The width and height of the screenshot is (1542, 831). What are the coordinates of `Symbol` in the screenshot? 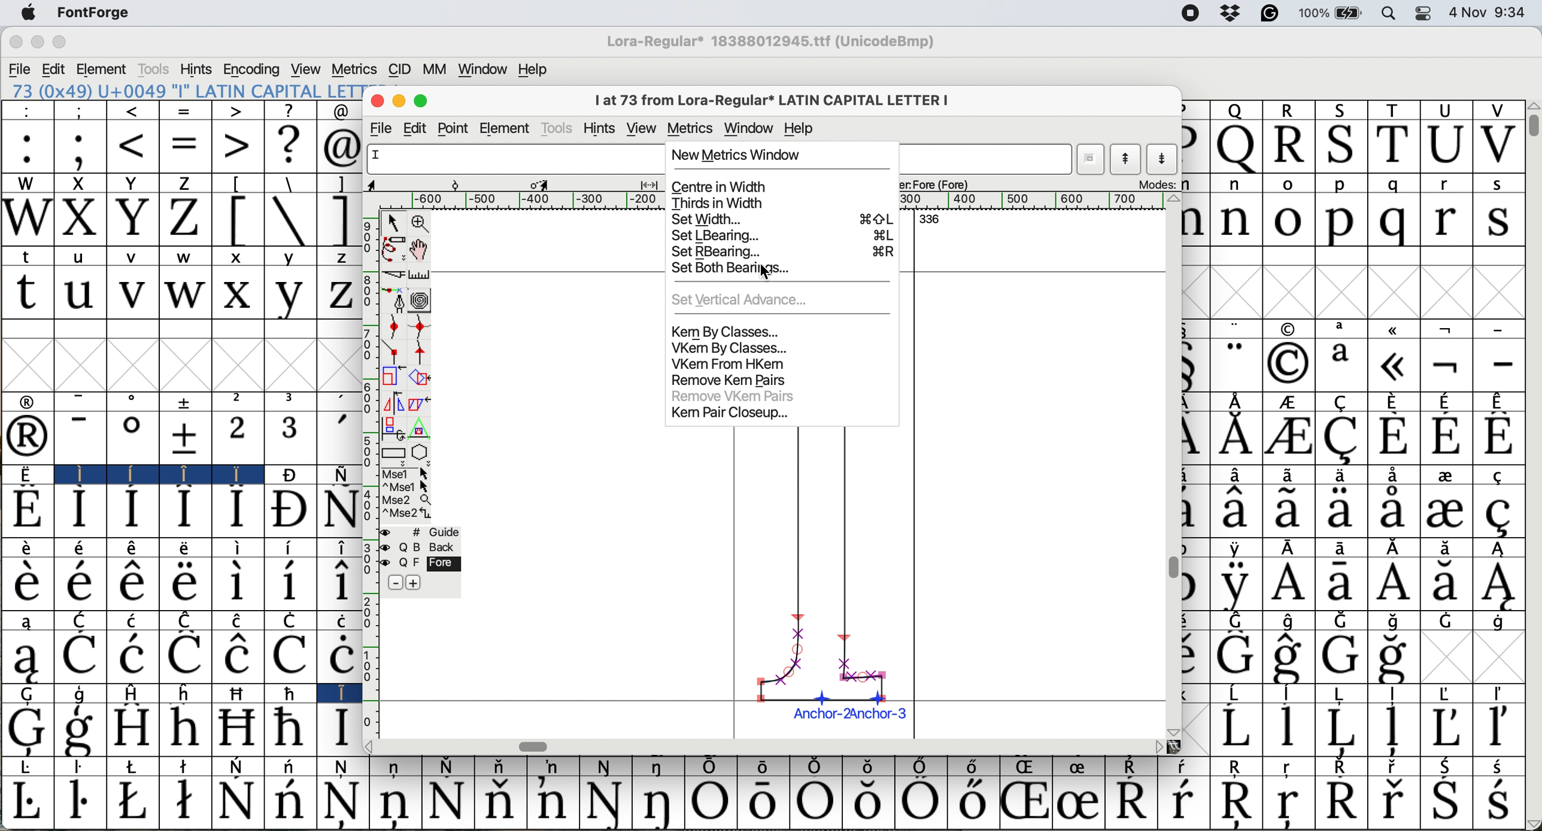 It's located at (1393, 729).